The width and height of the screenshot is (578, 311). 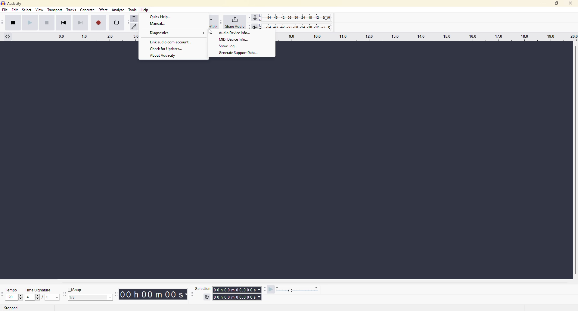 I want to click on audacity tools toolbar, so click(x=127, y=22).